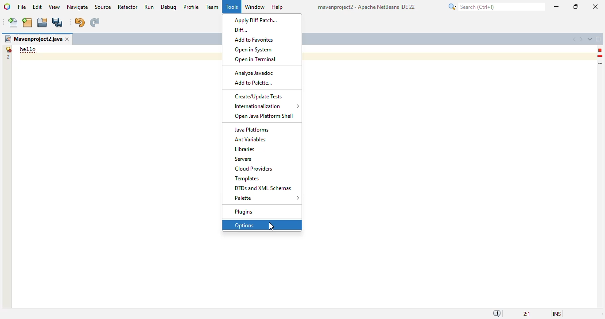 The width and height of the screenshot is (605, 319). Describe the element at coordinates (14, 23) in the screenshot. I see `new file` at that location.